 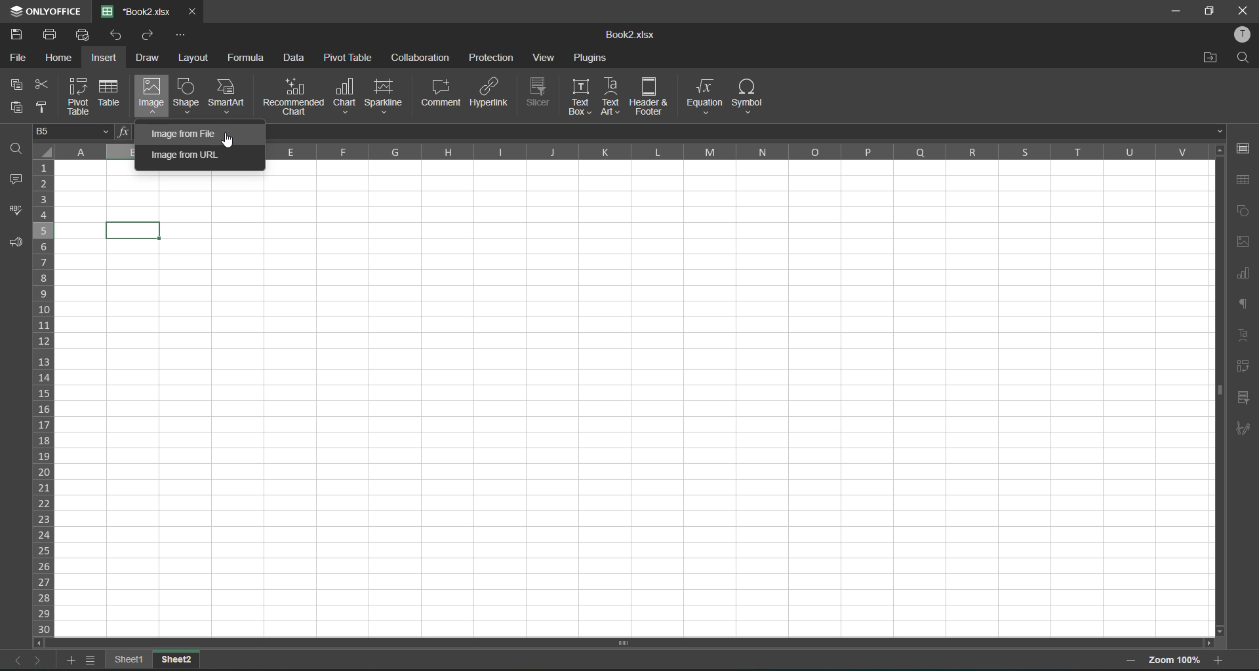 I want to click on chart, so click(x=345, y=95).